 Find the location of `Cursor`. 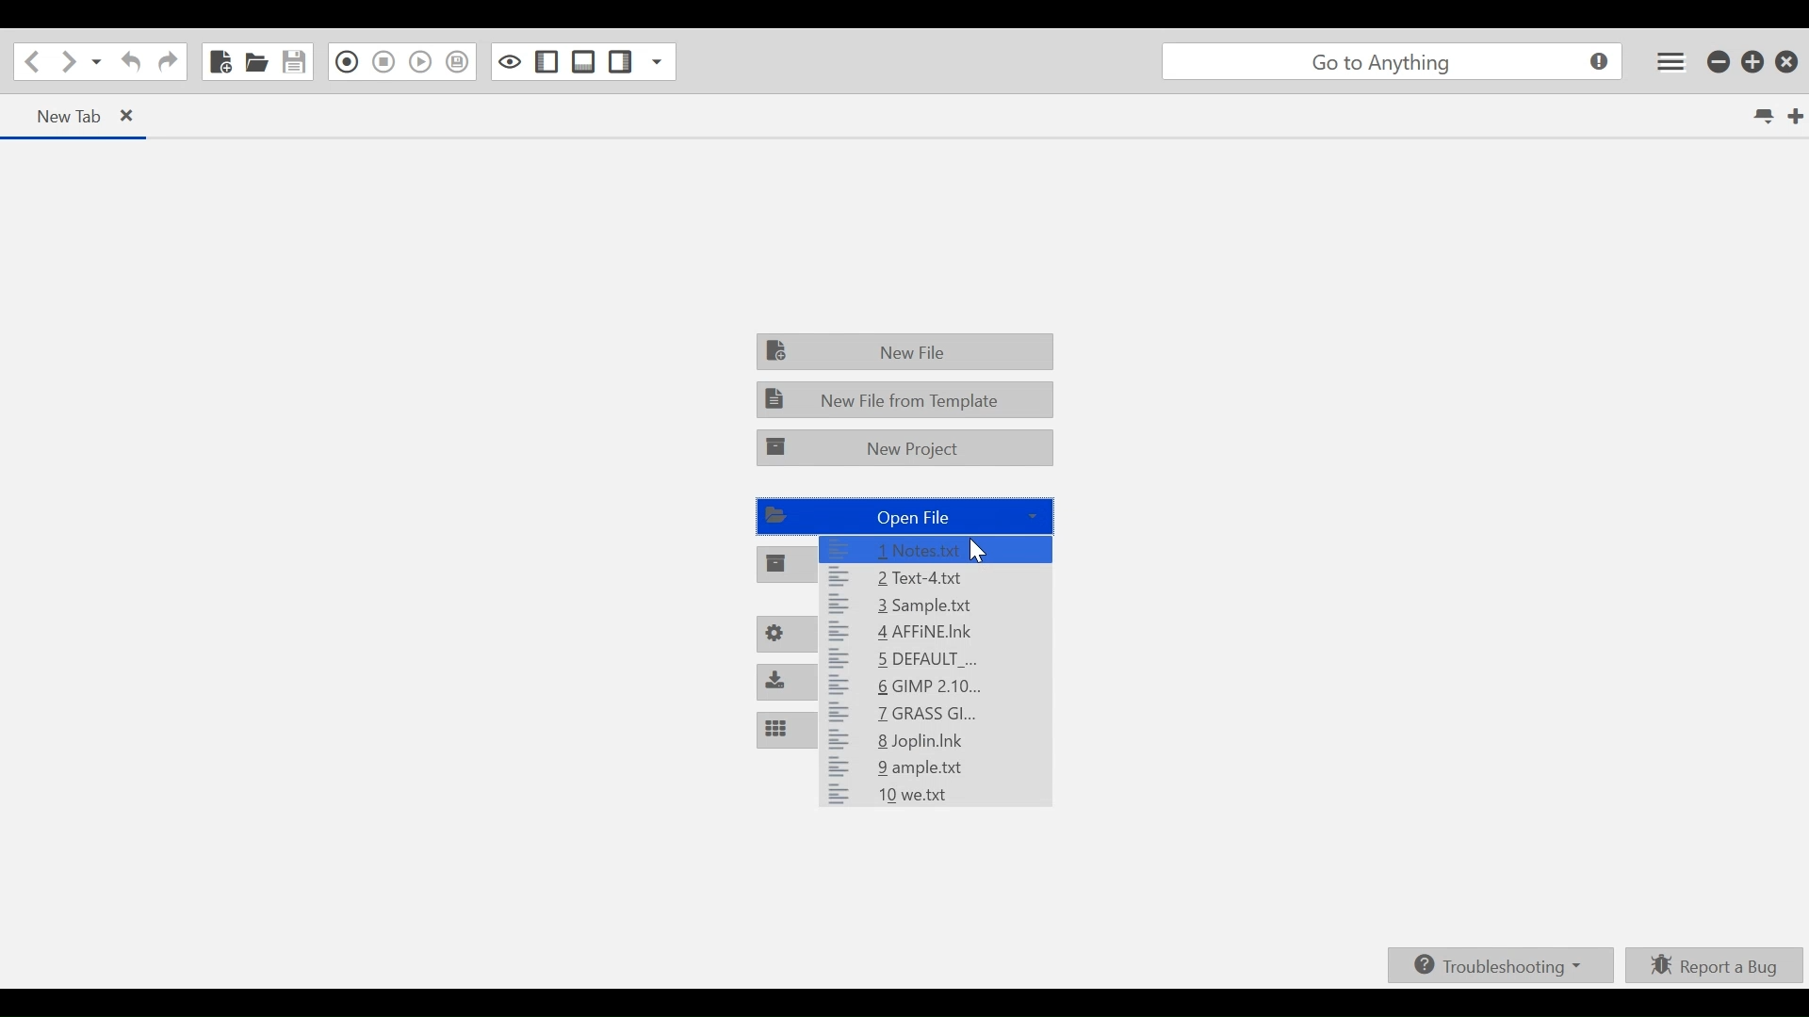

Cursor is located at coordinates (973, 552).